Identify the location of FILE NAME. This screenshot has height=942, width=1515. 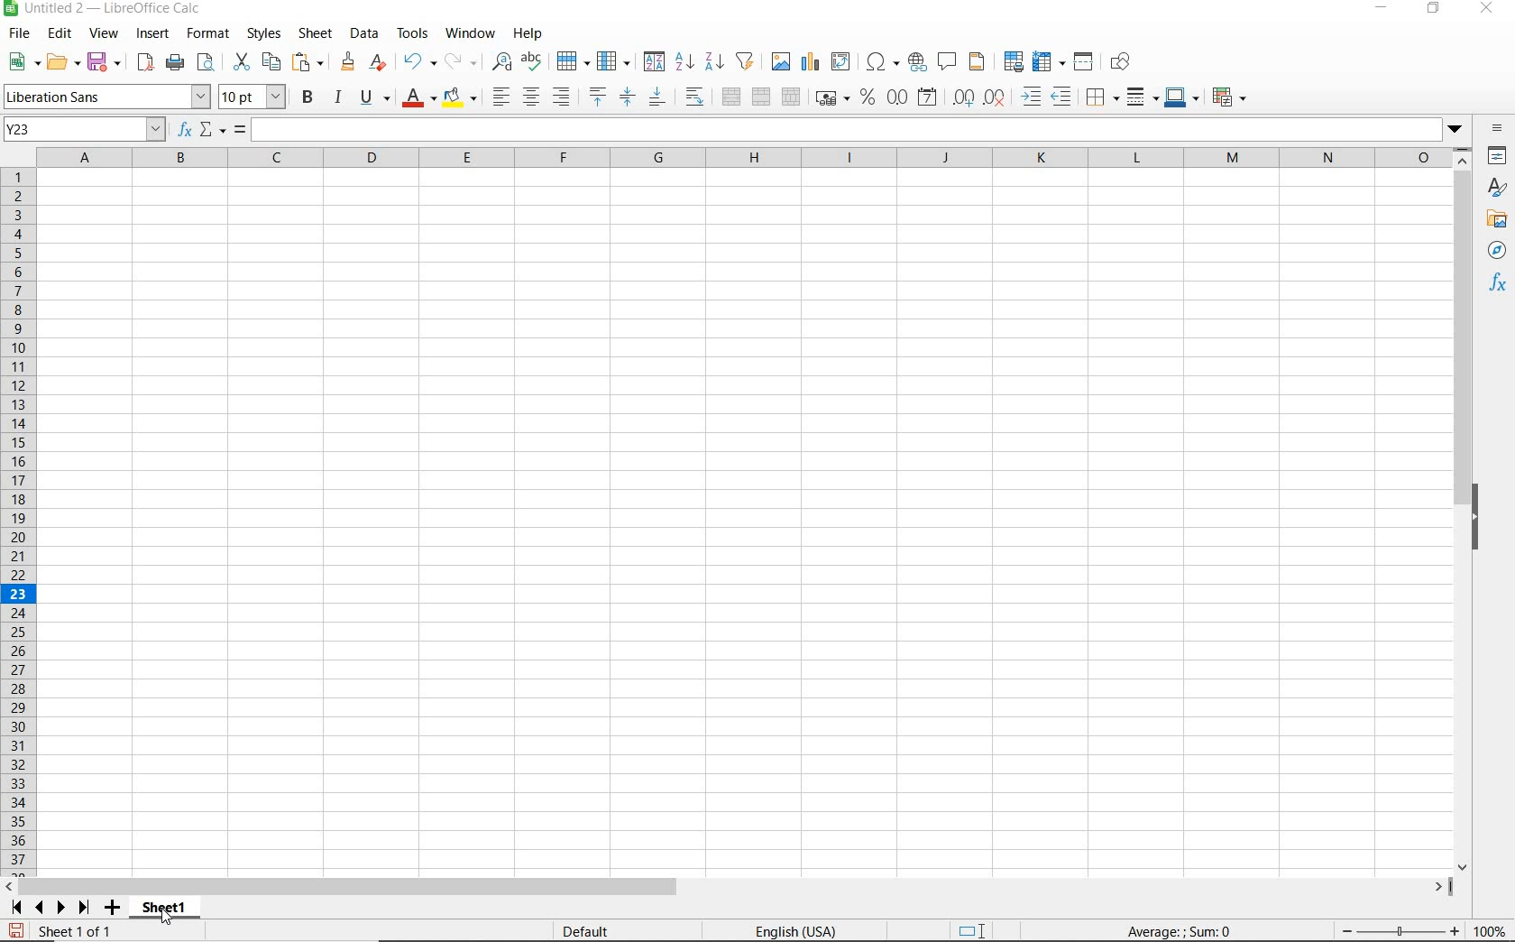
(106, 10).